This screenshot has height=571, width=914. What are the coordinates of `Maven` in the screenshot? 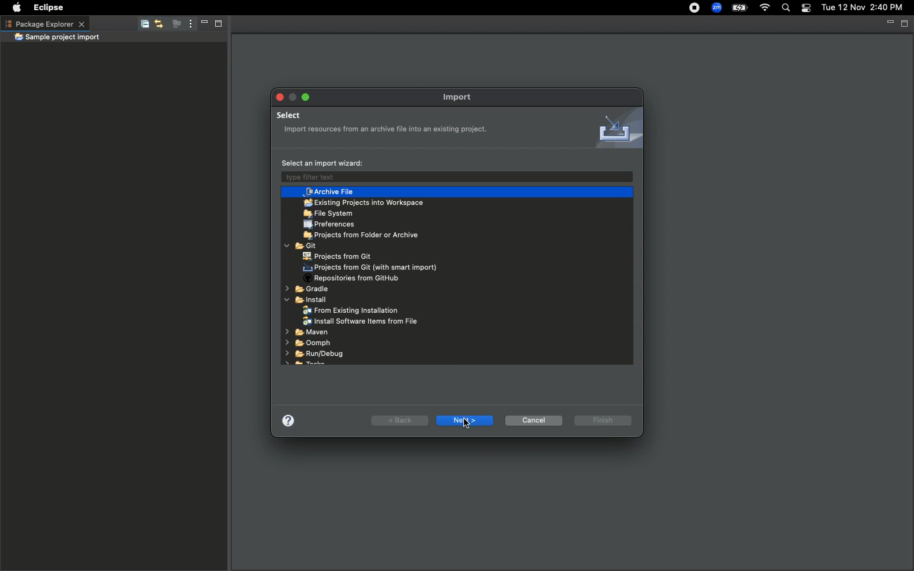 It's located at (306, 333).